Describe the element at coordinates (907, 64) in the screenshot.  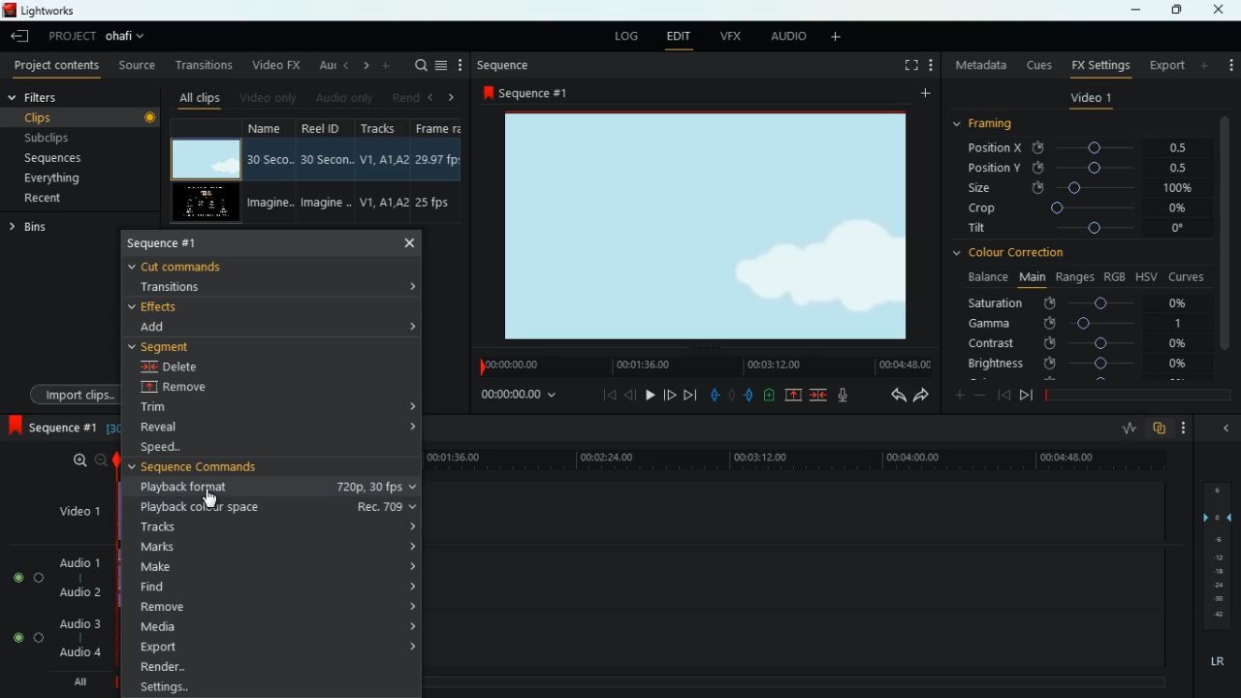
I see `full screen` at that location.